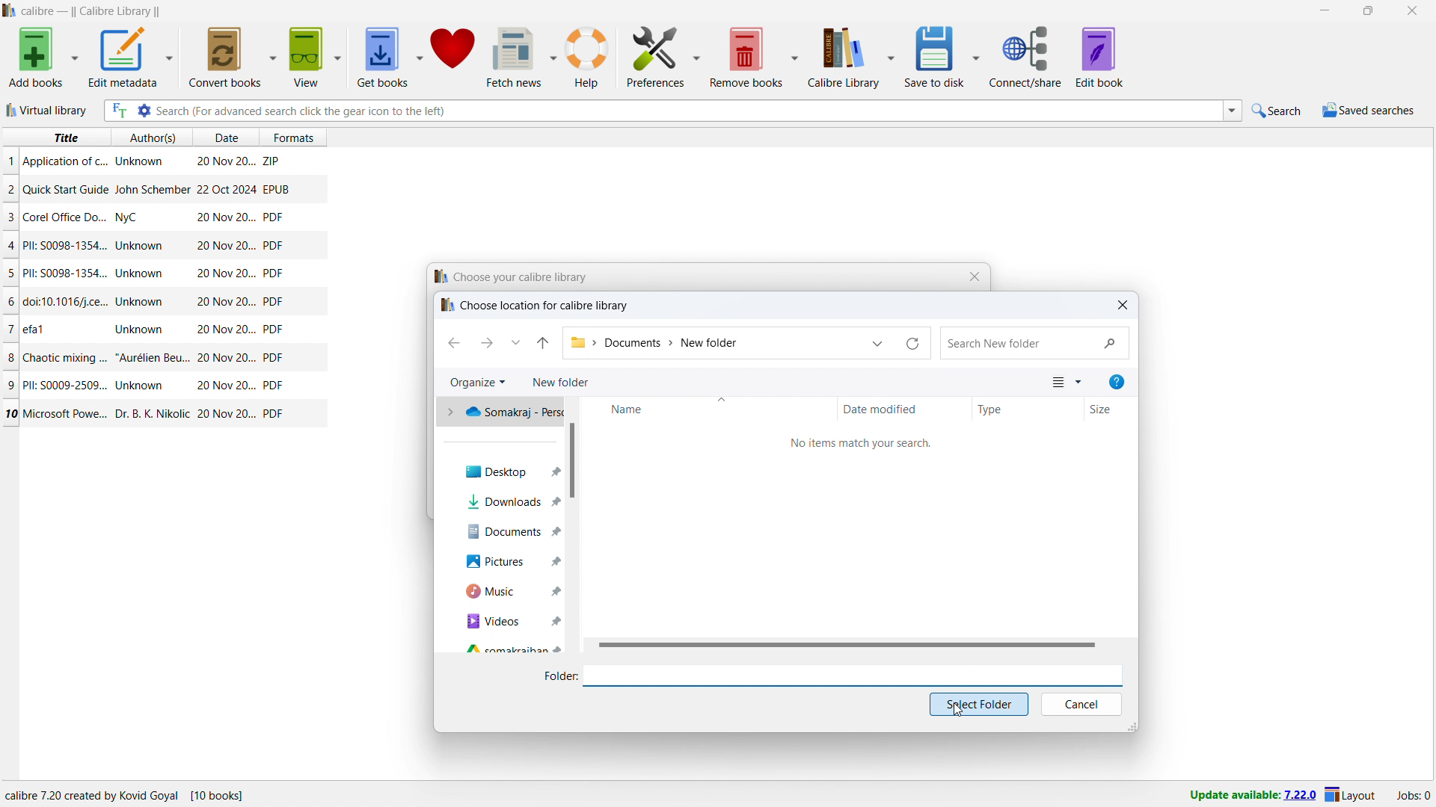  Describe the element at coordinates (1025, 57) in the screenshot. I see `connect/share` at that location.